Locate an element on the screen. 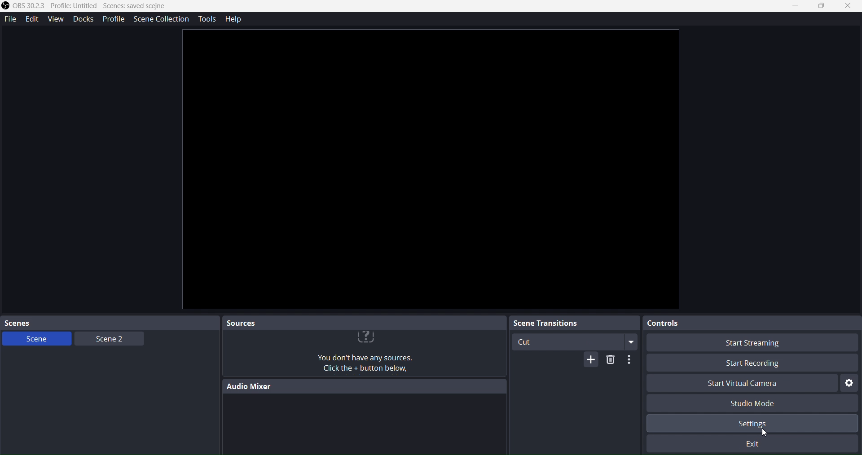 This screenshot has width=862, height=455. cursor is located at coordinates (764, 432).